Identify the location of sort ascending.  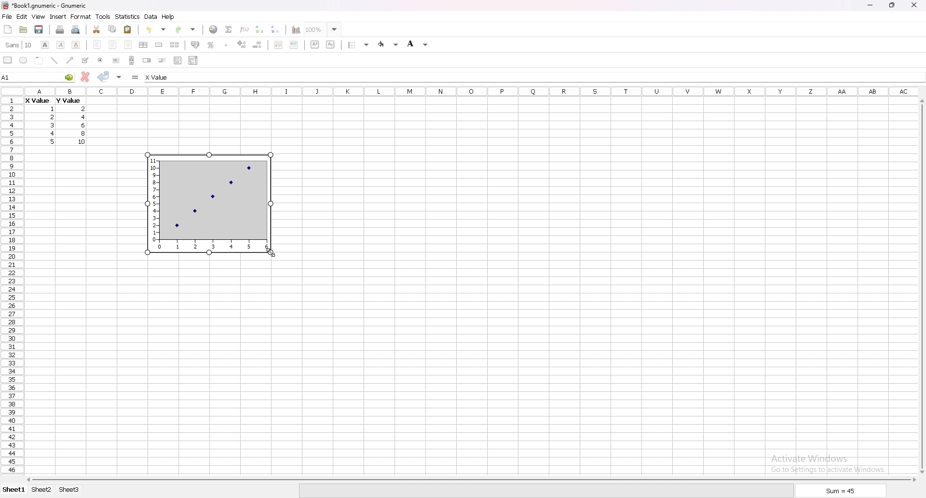
(259, 29).